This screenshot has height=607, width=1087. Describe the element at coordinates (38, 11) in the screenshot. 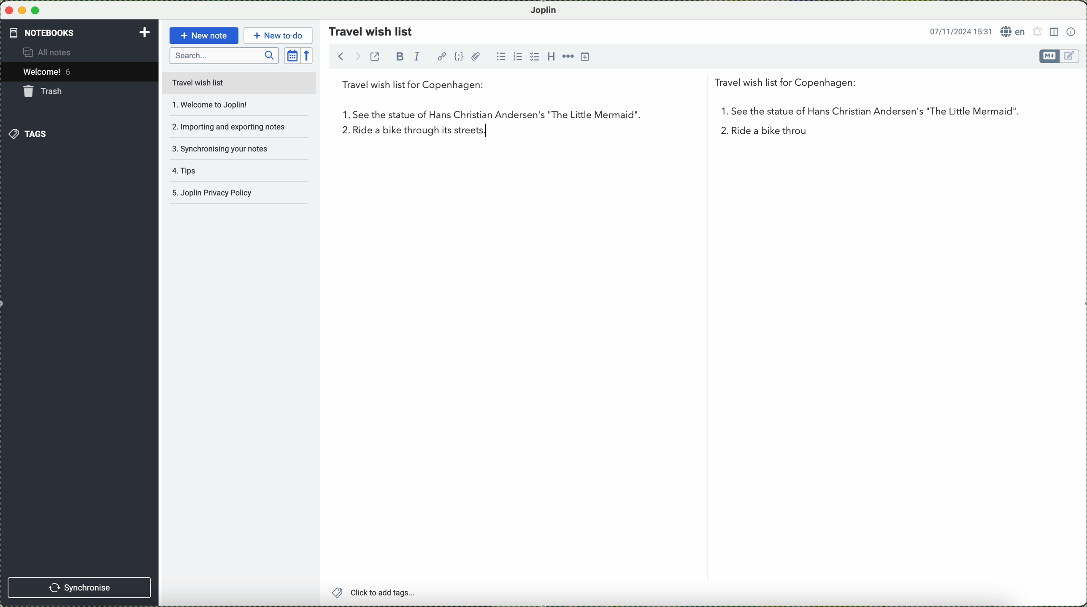

I see `maximize` at that location.